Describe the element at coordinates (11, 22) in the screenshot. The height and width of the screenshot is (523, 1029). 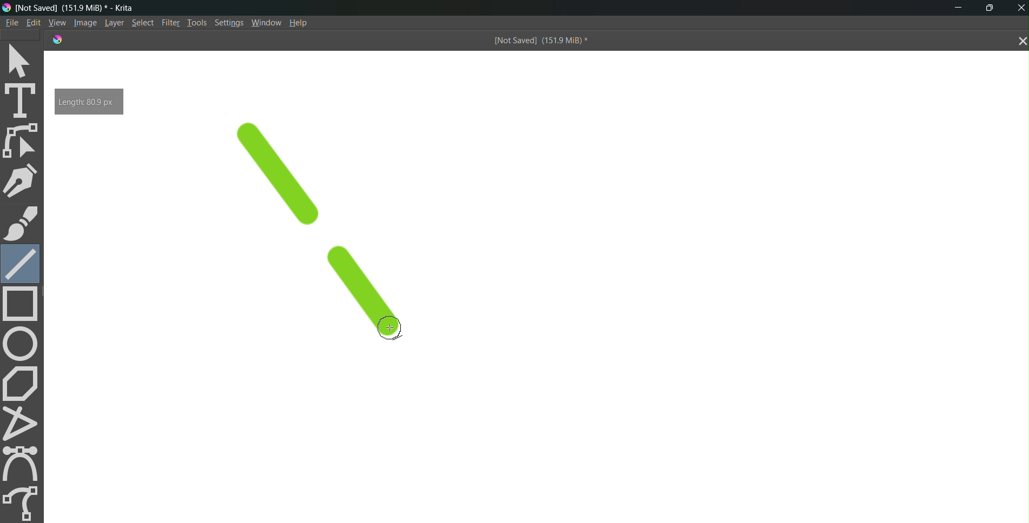
I see `File` at that location.